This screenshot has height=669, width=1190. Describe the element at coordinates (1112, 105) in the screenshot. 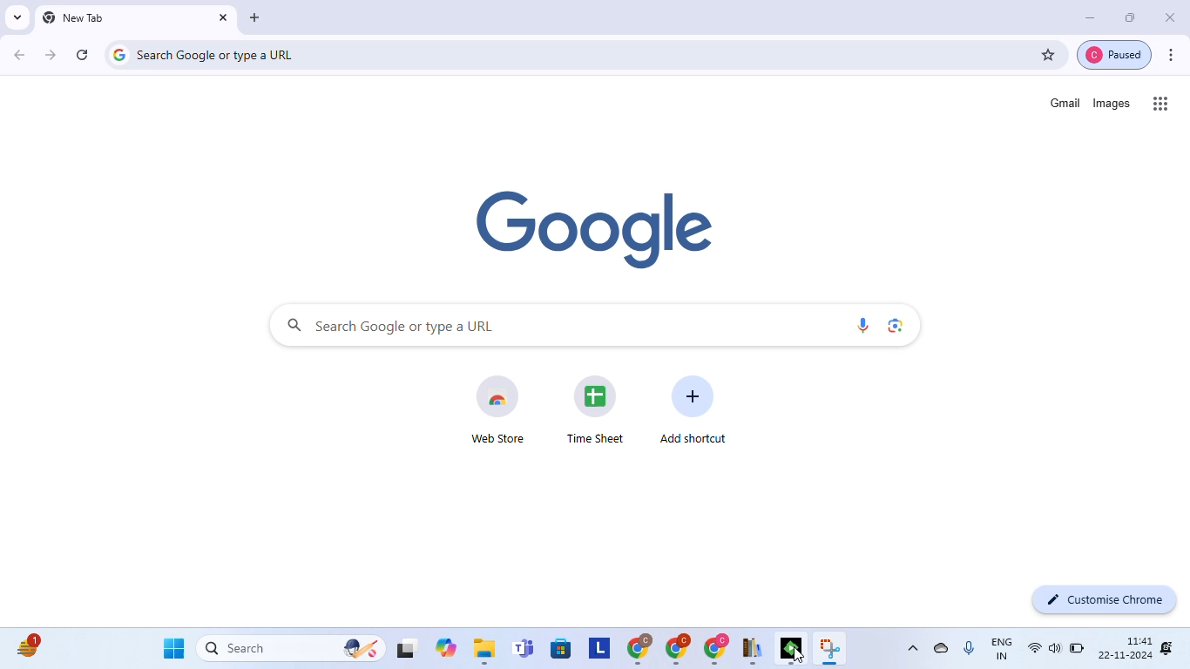

I see `images` at that location.